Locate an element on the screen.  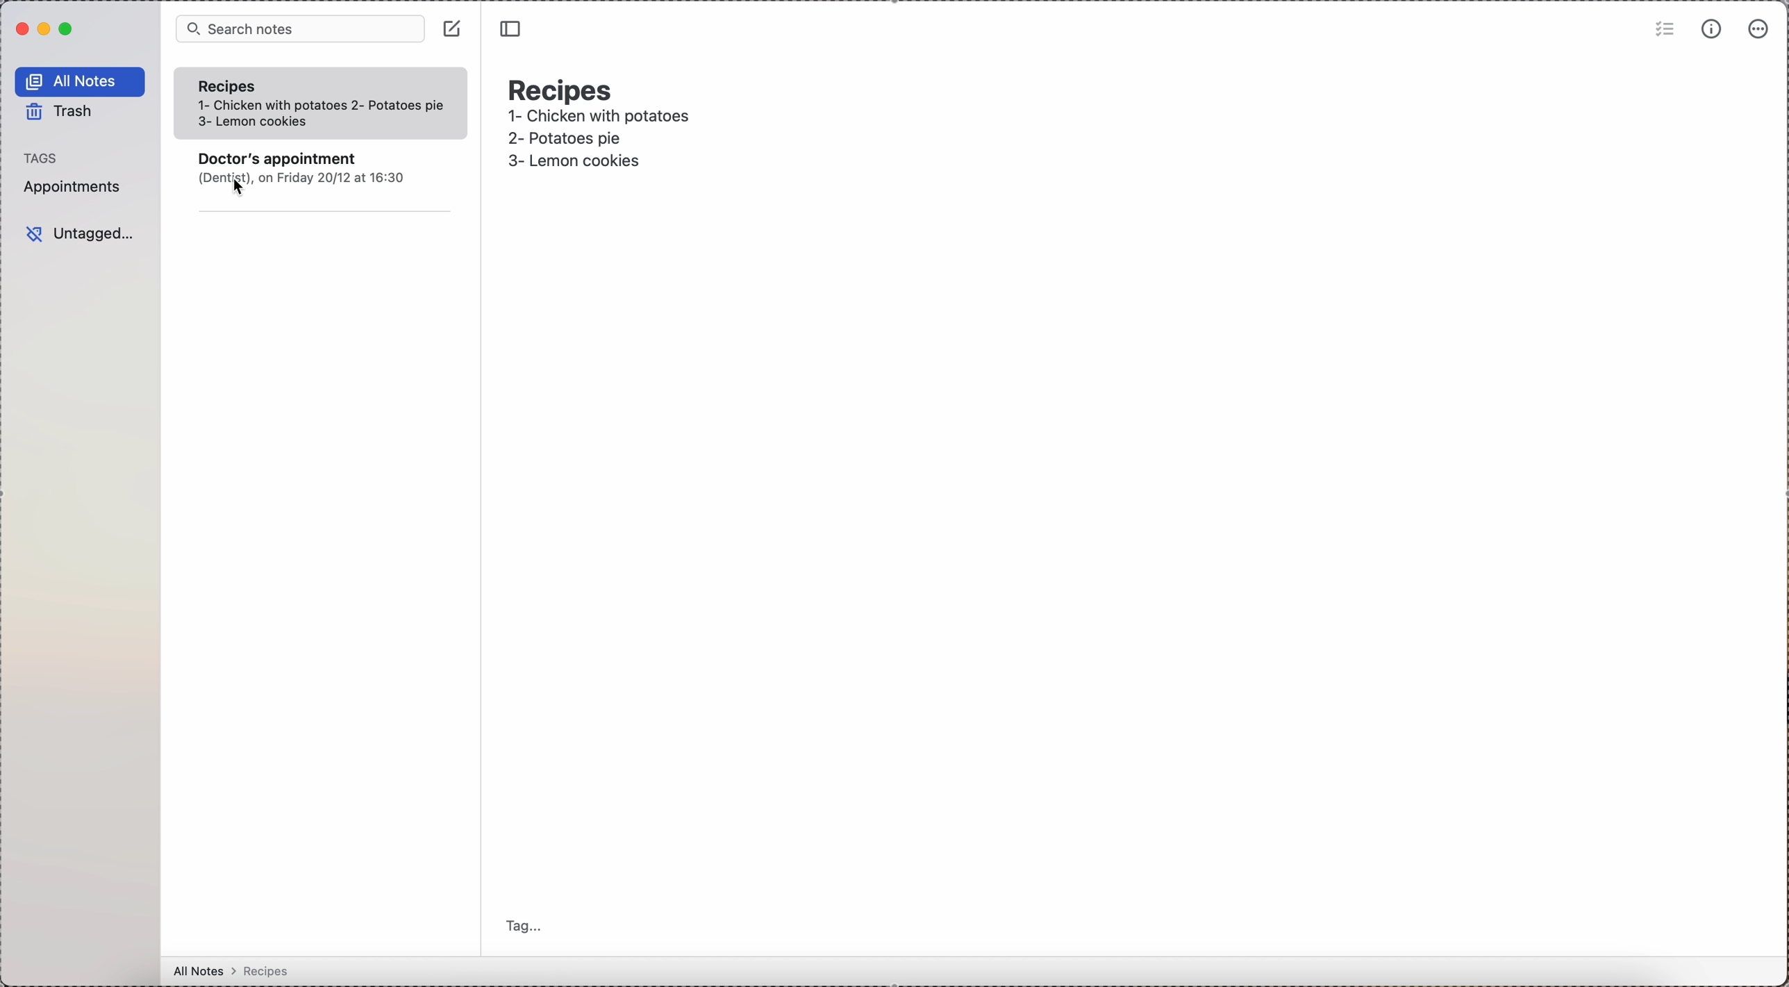
tags is located at coordinates (47, 158).